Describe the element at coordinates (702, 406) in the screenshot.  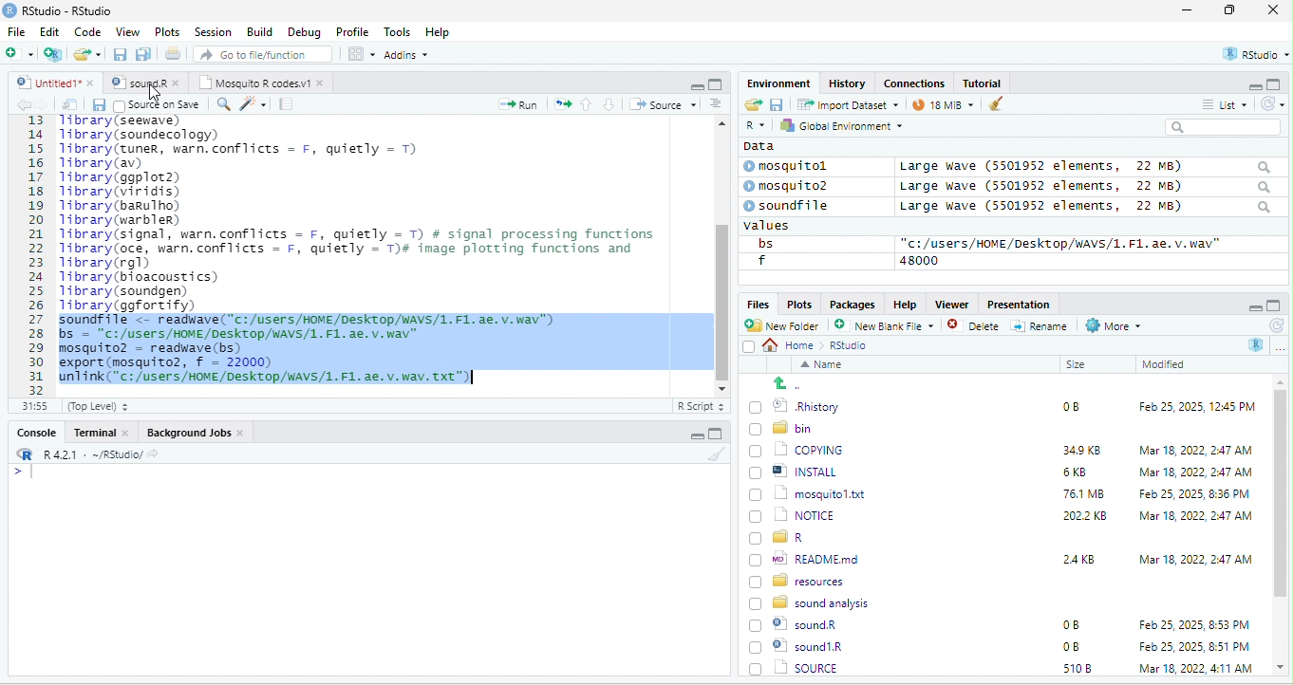
I see `R Script 5` at that location.